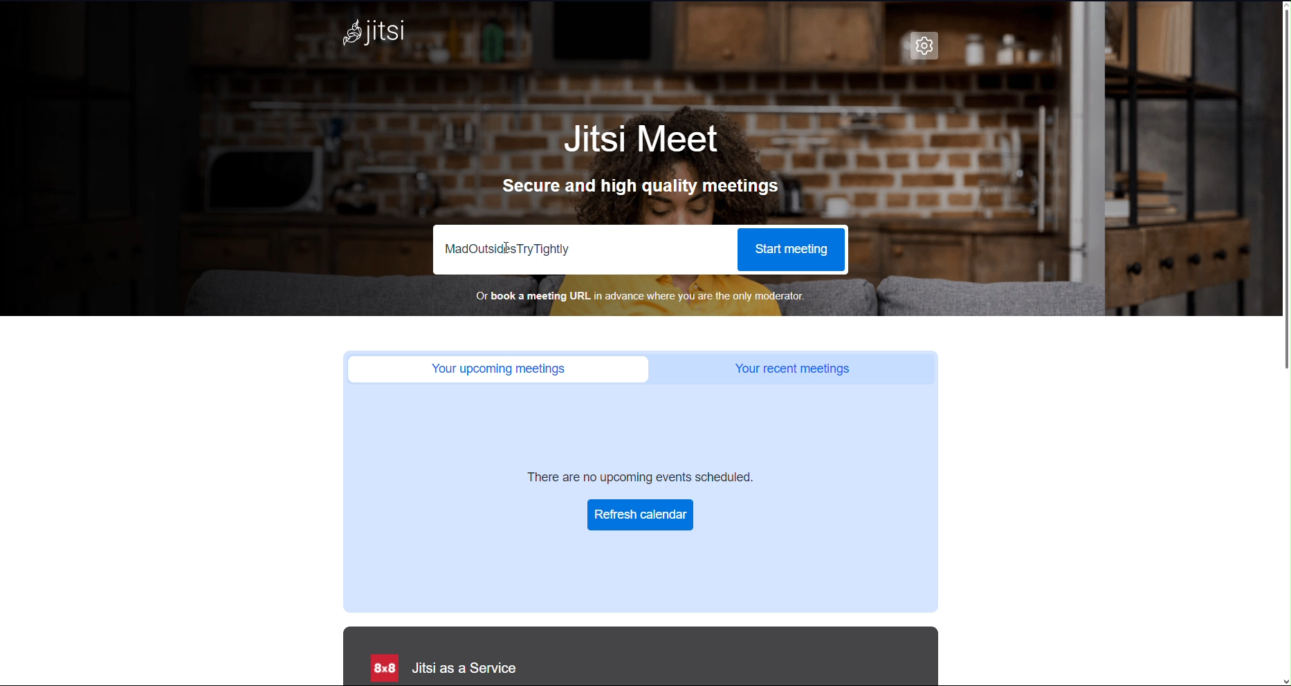 The height and width of the screenshot is (686, 1291). Describe the element at coordinates (638, 141) in the screenshot. I see `Jitsi Meet` at that location.